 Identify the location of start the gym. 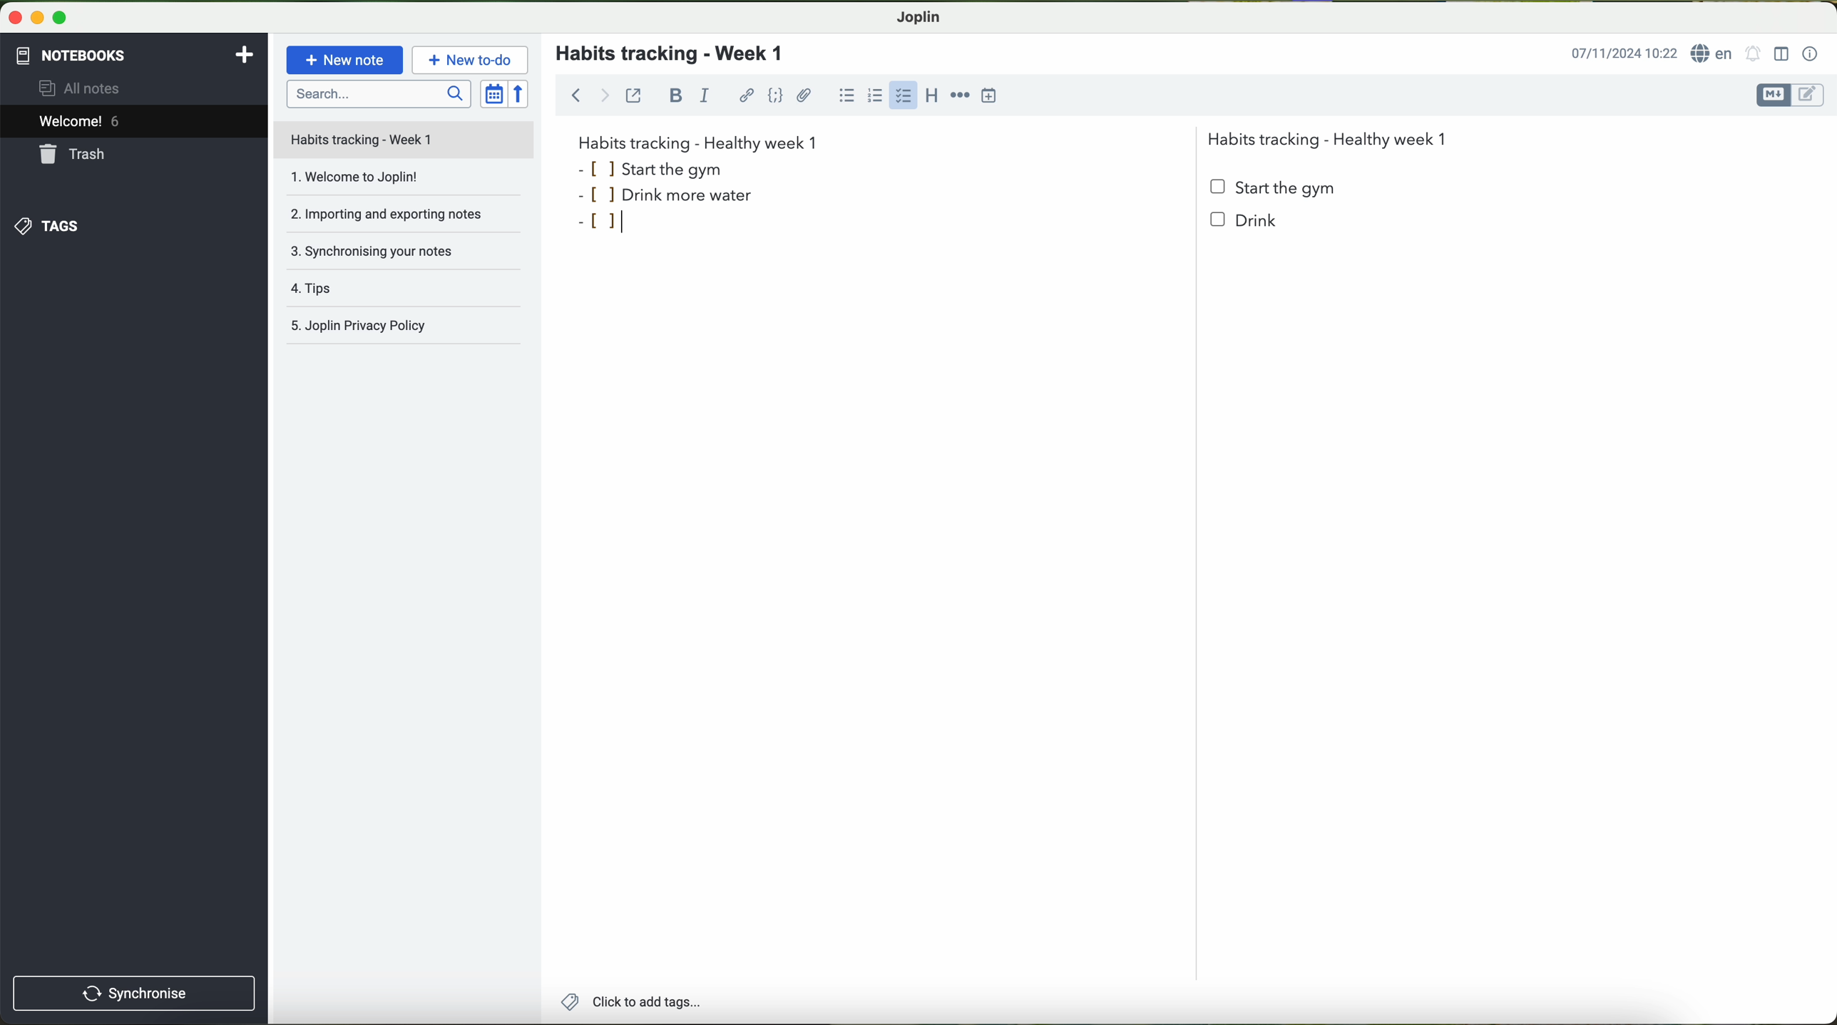
(1274, 188).